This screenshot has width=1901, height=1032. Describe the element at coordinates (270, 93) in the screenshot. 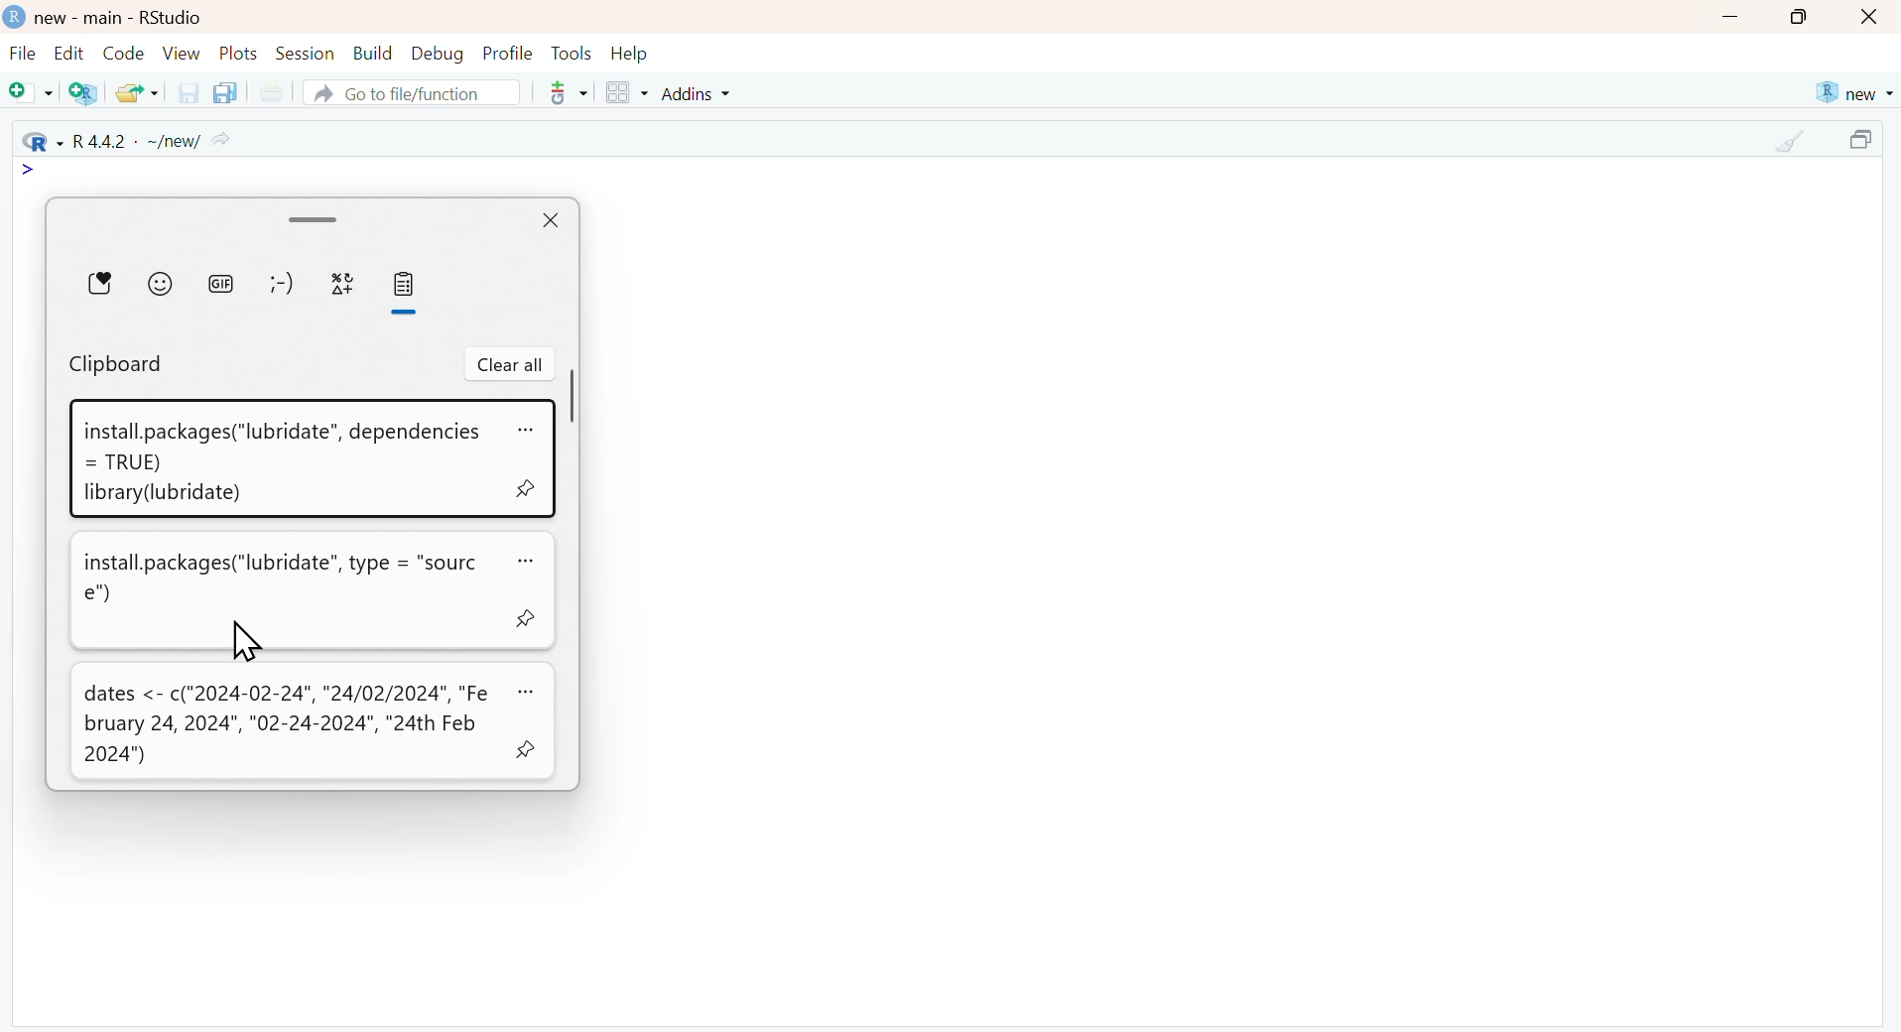

I see `print` at that location.